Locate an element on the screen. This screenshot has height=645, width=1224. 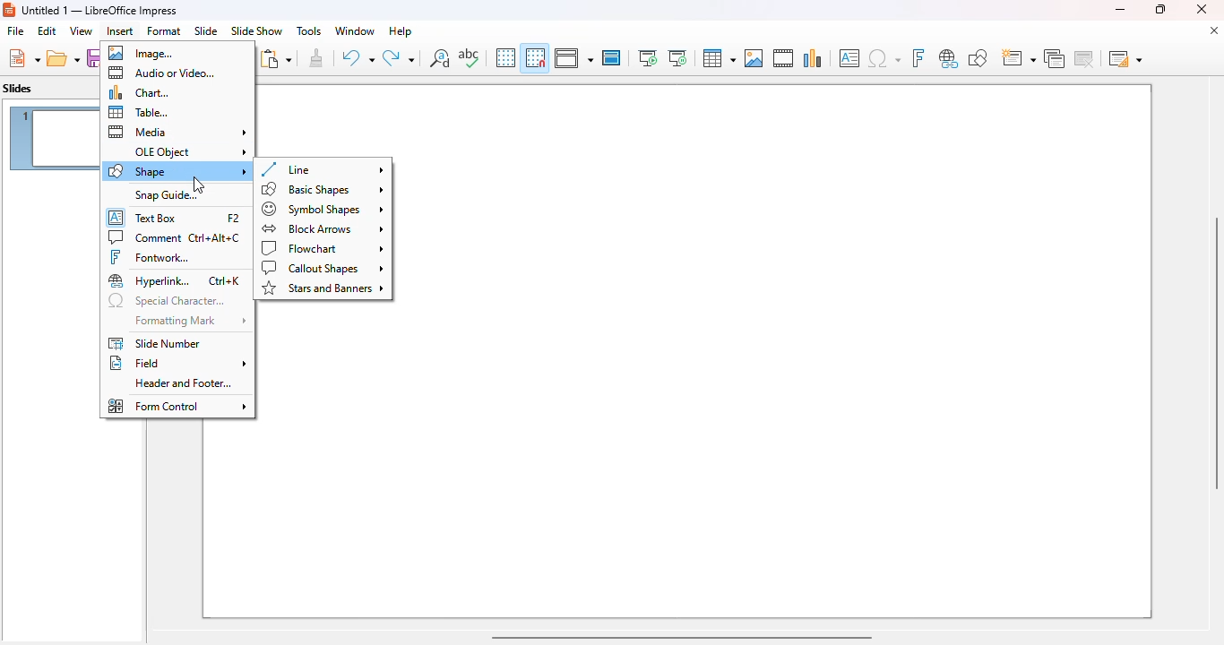
symbol shapes is located at coordinates (323, 209).